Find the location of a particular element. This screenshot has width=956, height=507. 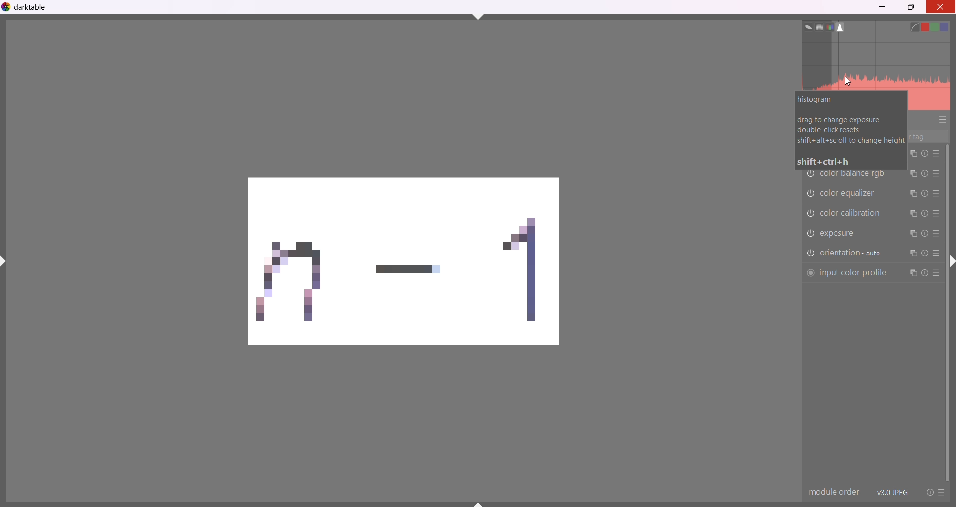

module order is located at coordinates (833, 492).